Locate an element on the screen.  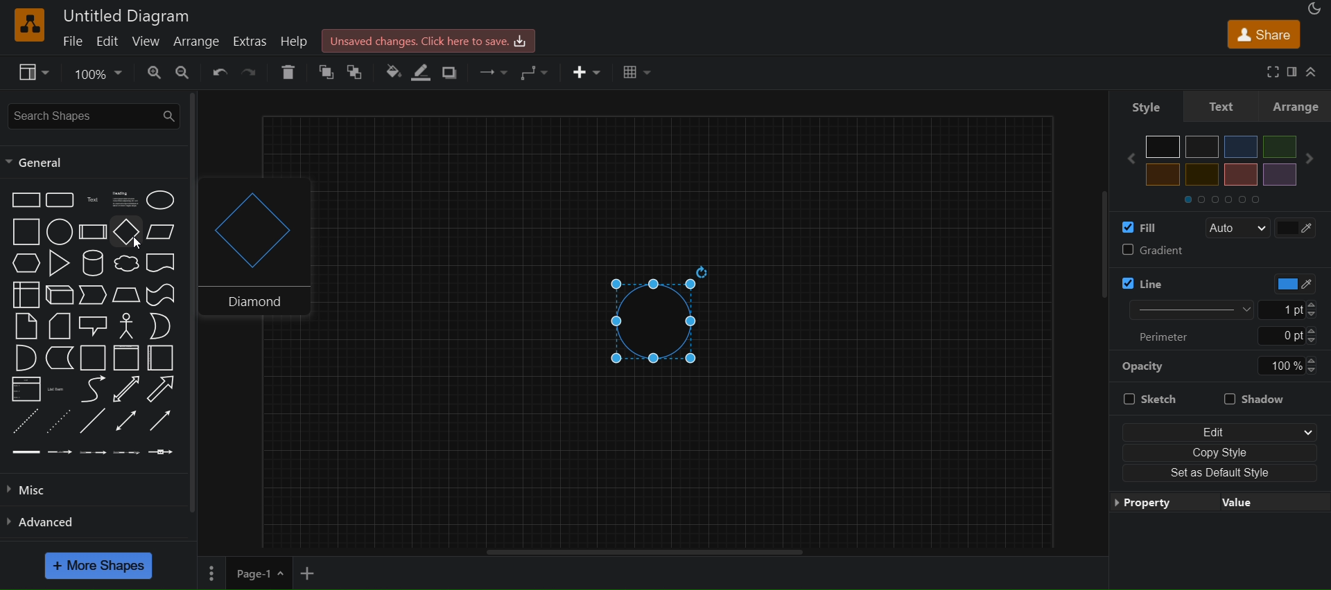
collapase/expand is located at coordinates (1314, 71).